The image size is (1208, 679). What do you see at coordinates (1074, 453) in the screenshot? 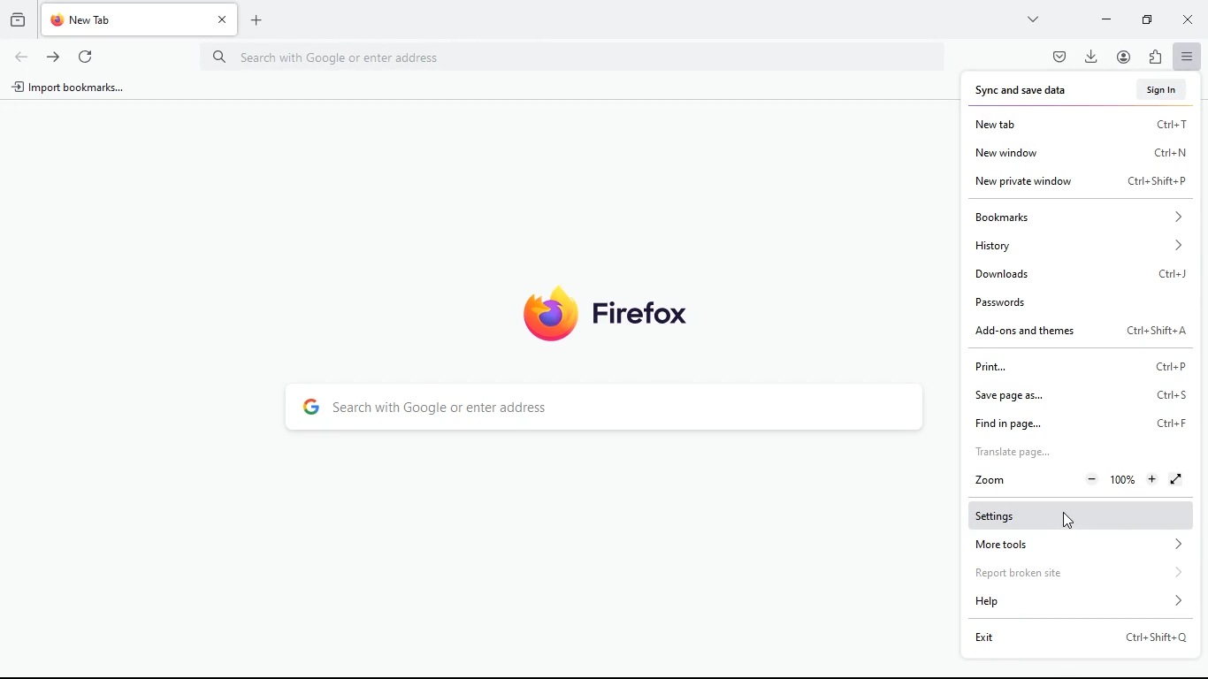
I see `translate page` at bounding box center [1074, 453].